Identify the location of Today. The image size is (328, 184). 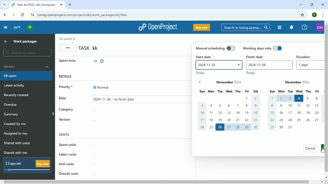
(202, 73).